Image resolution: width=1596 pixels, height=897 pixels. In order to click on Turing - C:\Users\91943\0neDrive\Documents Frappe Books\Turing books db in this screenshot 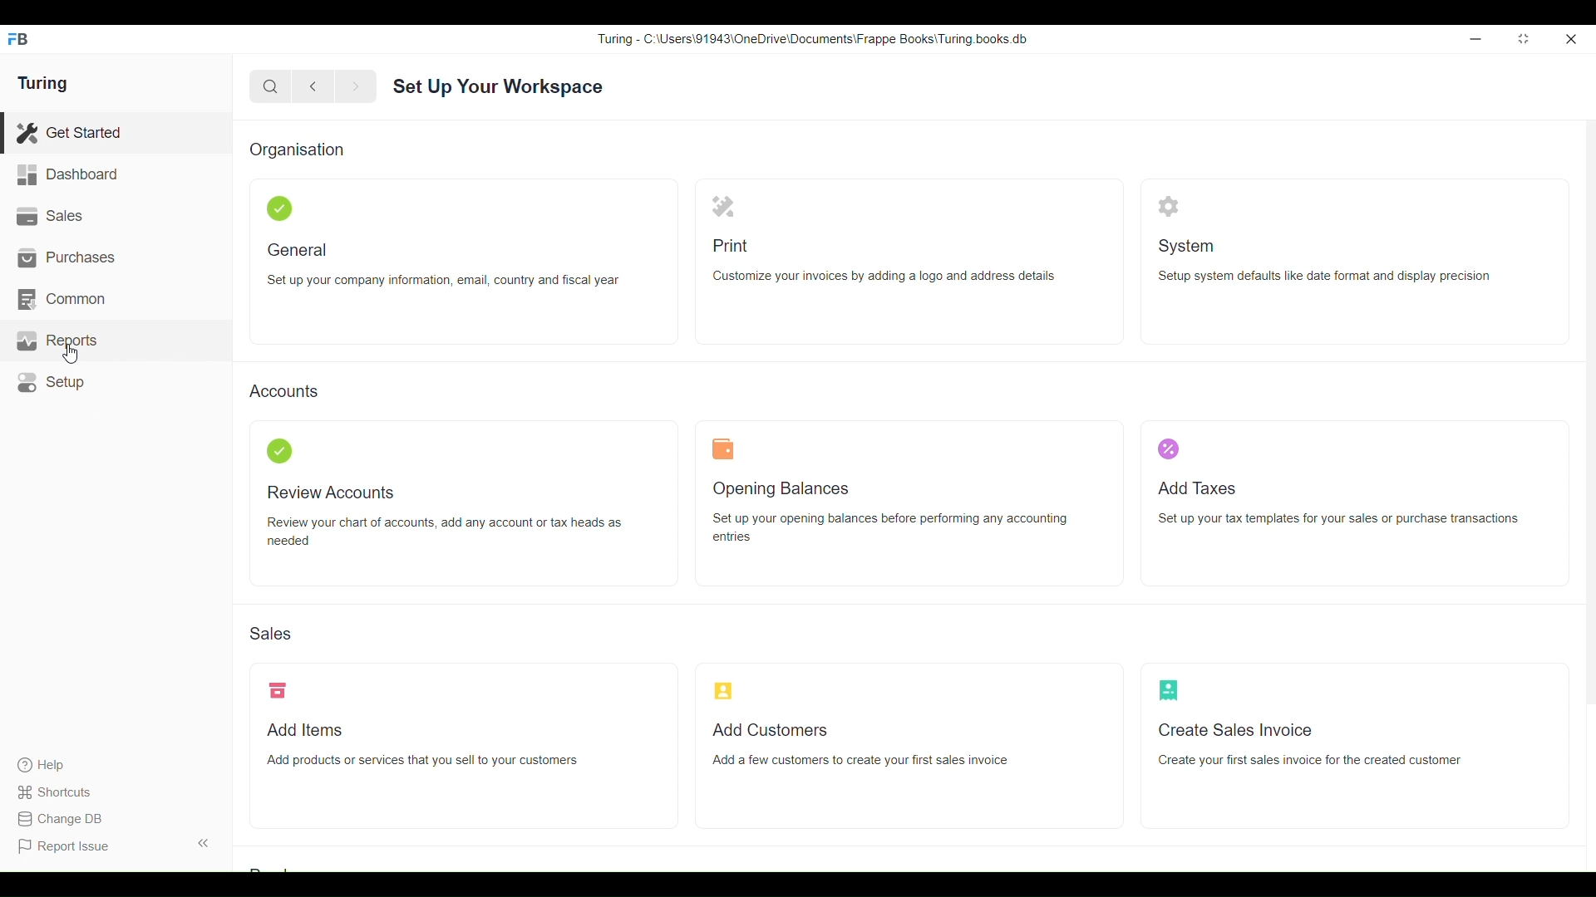, I will do `click(813, 38)`.